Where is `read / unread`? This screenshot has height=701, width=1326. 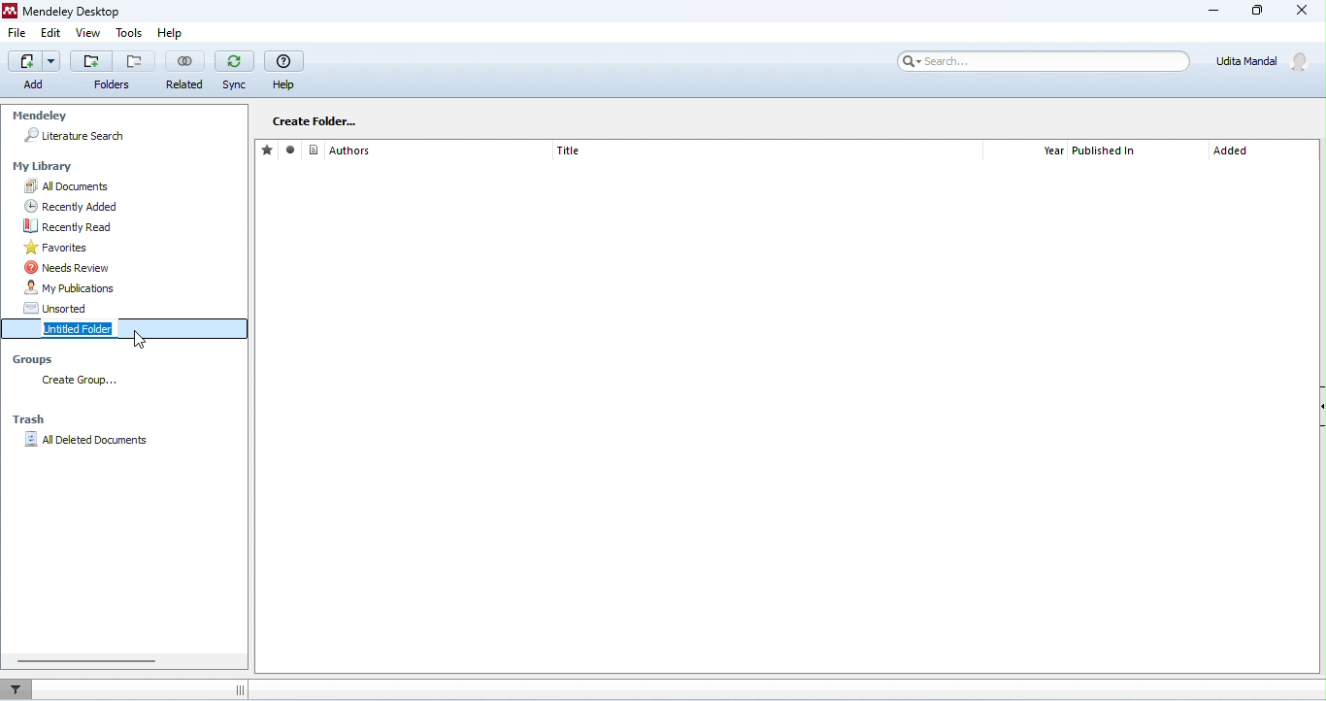
read / unread is located at coordinates (293, 150).